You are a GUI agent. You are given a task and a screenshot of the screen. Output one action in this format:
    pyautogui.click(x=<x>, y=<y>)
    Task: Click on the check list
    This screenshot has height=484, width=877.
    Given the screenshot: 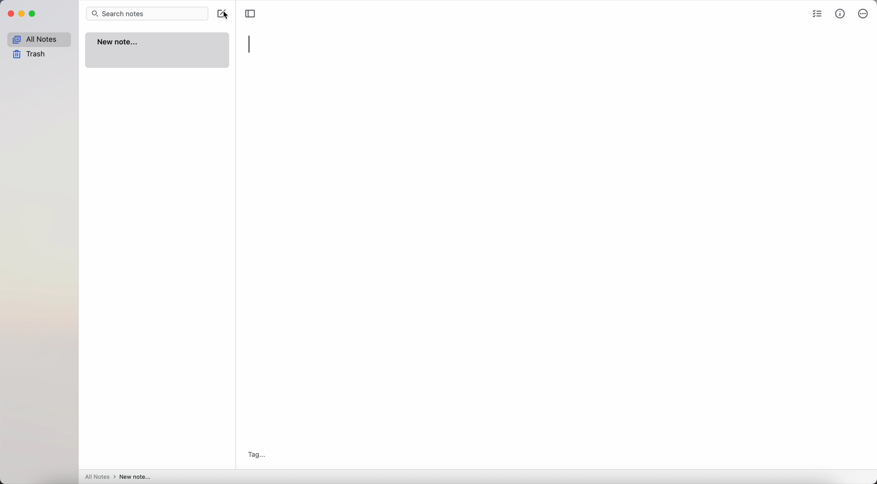 What is the action you would take?
    pyautogui.click(x=816, y=13)
    